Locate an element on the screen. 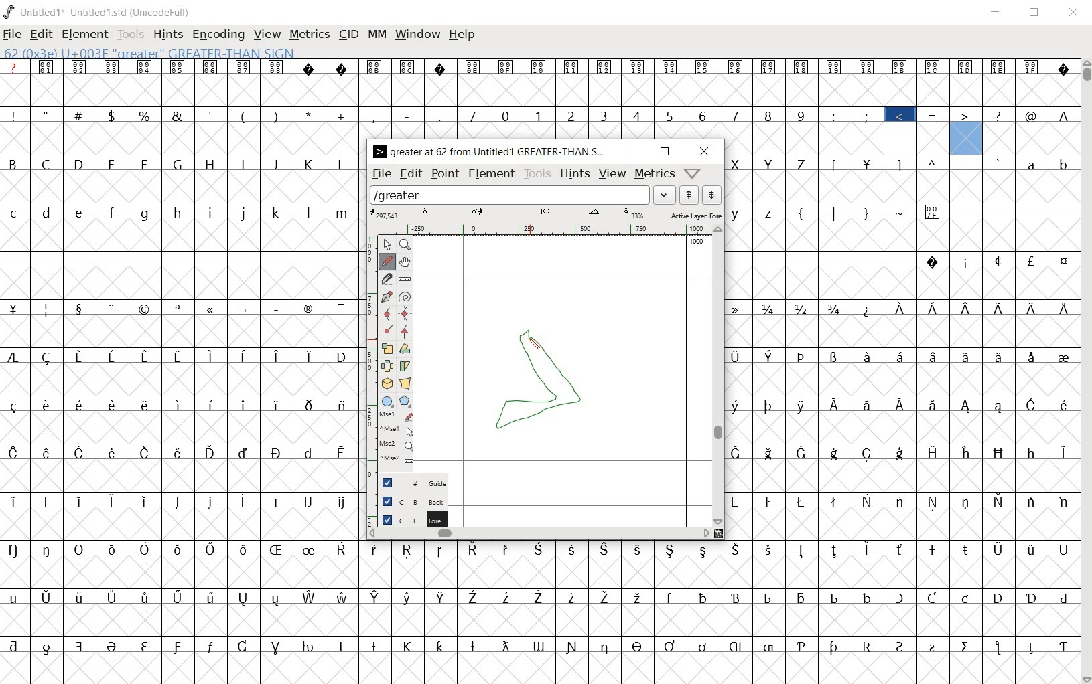  polygon or star is located at coordinates (405, 400).